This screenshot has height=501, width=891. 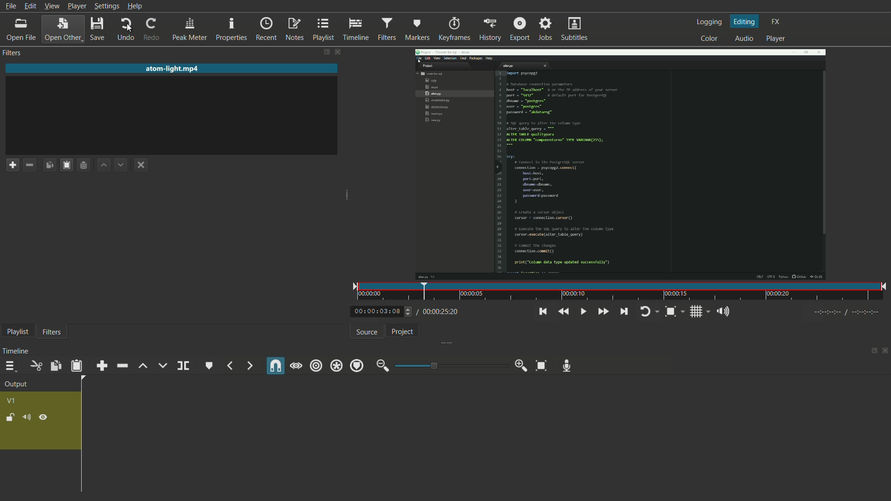 What do you see at coordinates (417, 29) in the screenshot?
I see `markers` at bounding box center [417, 29].